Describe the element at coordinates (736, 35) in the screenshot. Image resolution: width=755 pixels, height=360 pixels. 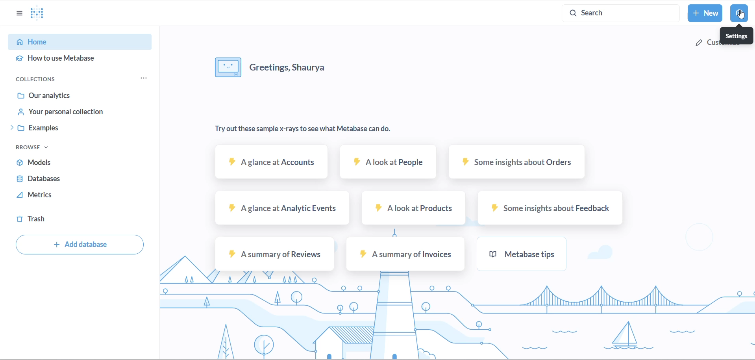
I see `settings` at that location.